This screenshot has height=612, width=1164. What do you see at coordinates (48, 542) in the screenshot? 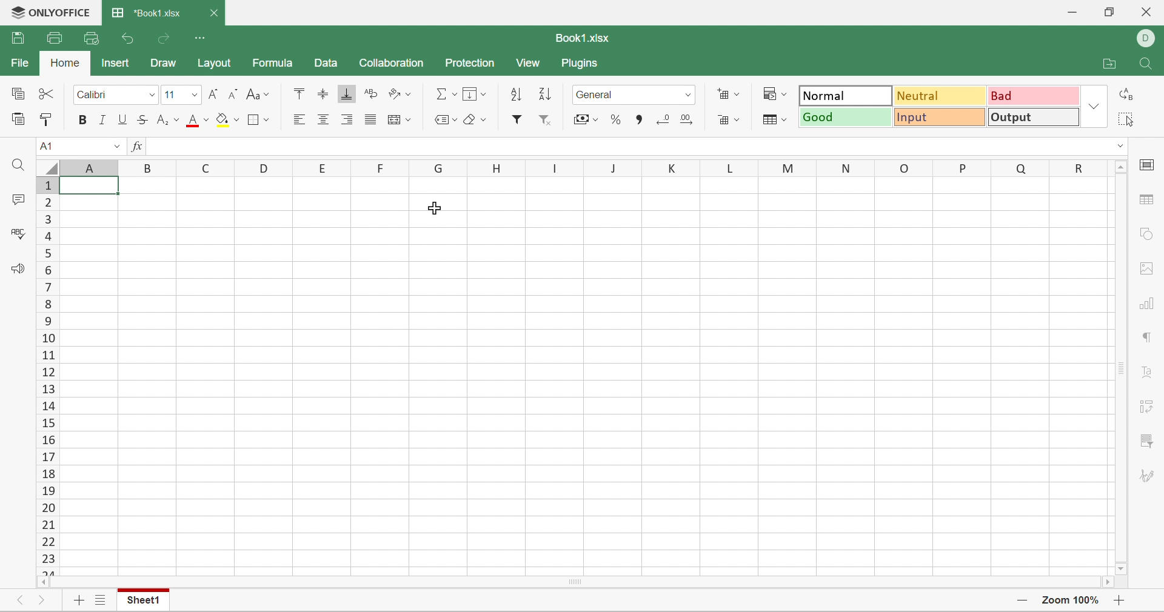
I see `22` at bounding box center [48, 542].